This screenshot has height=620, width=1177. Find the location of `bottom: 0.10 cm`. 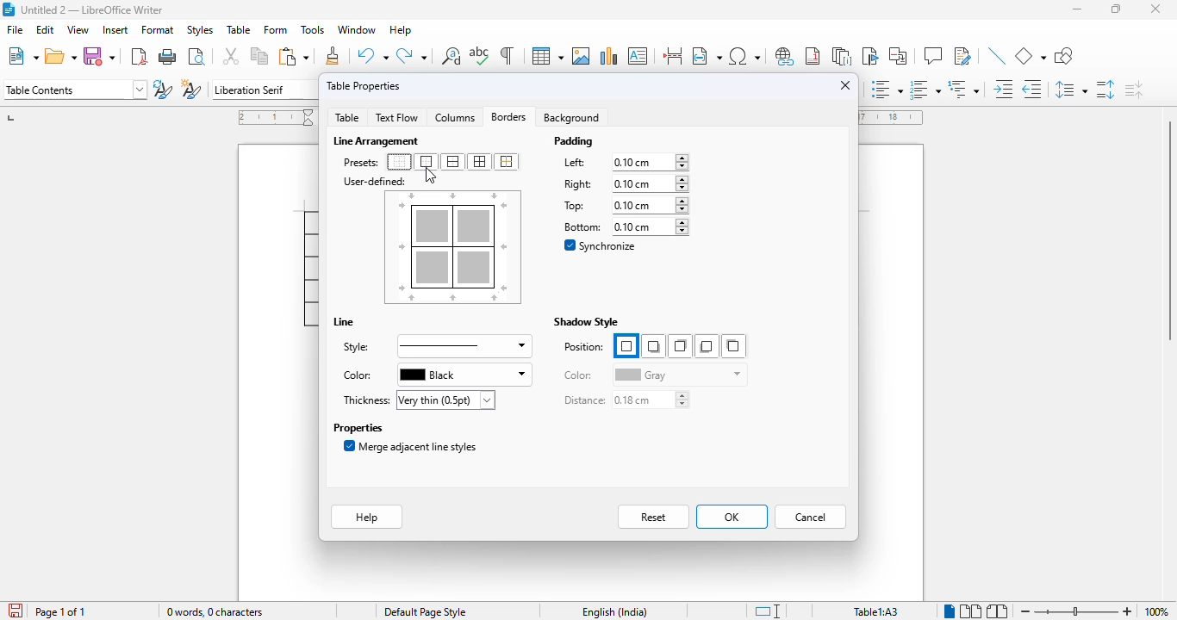

bottom: 0.10 cm is located at coordinates (624, 226).